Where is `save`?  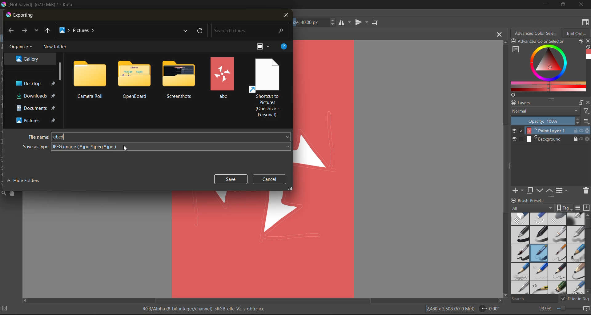
save is located at coordinates (230, 179).